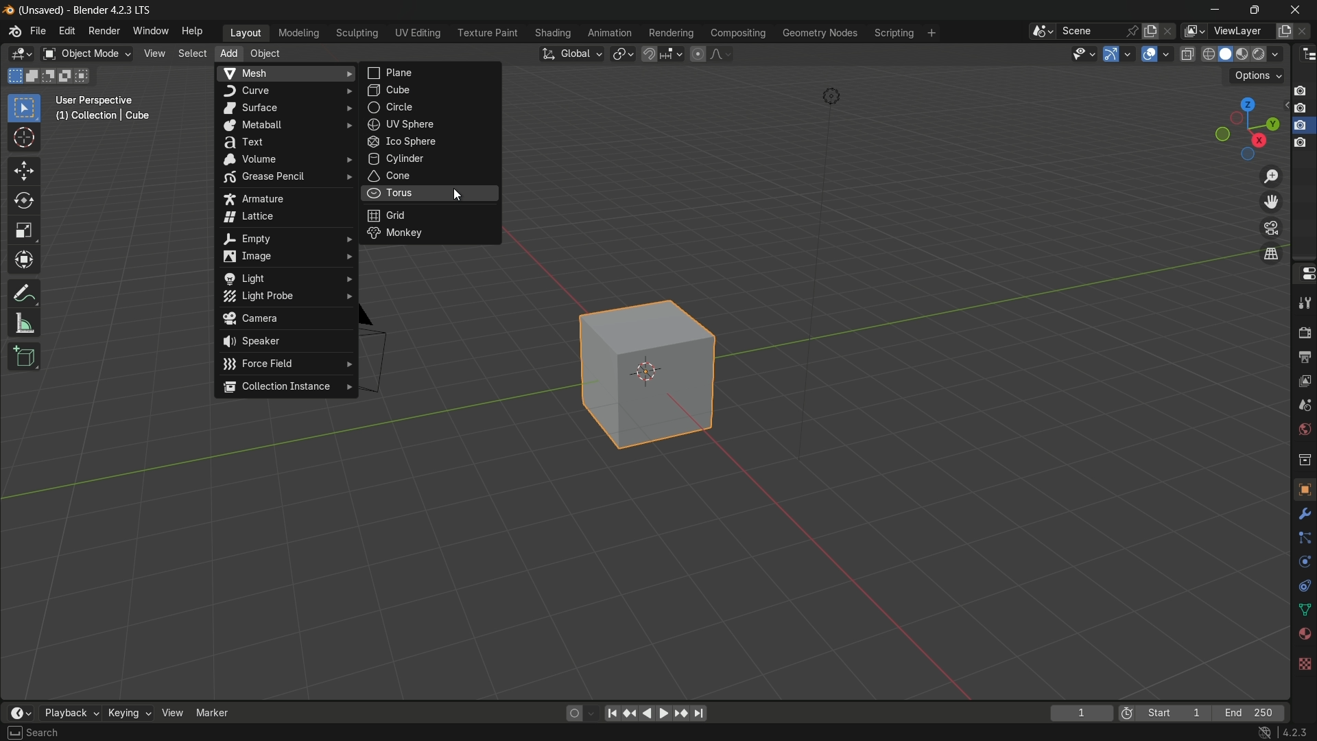 This screenshot has width=1317, height=741. Describe the element at coordinates (683, 714) in the screenshot. I see `jump to keyframe` at that location.